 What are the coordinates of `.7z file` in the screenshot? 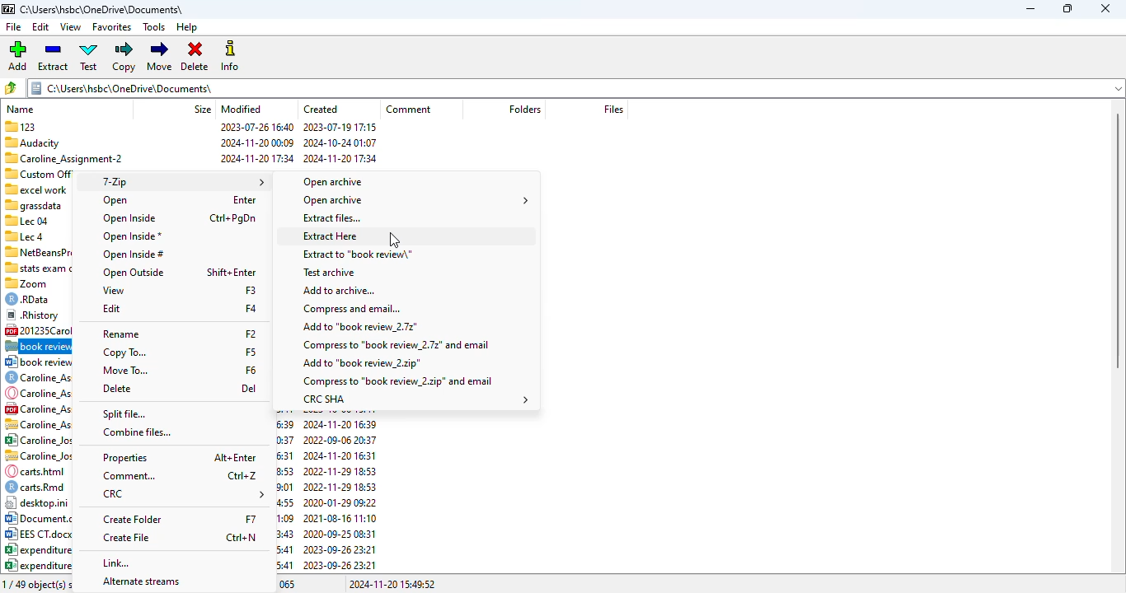 It's located at (37, 347).